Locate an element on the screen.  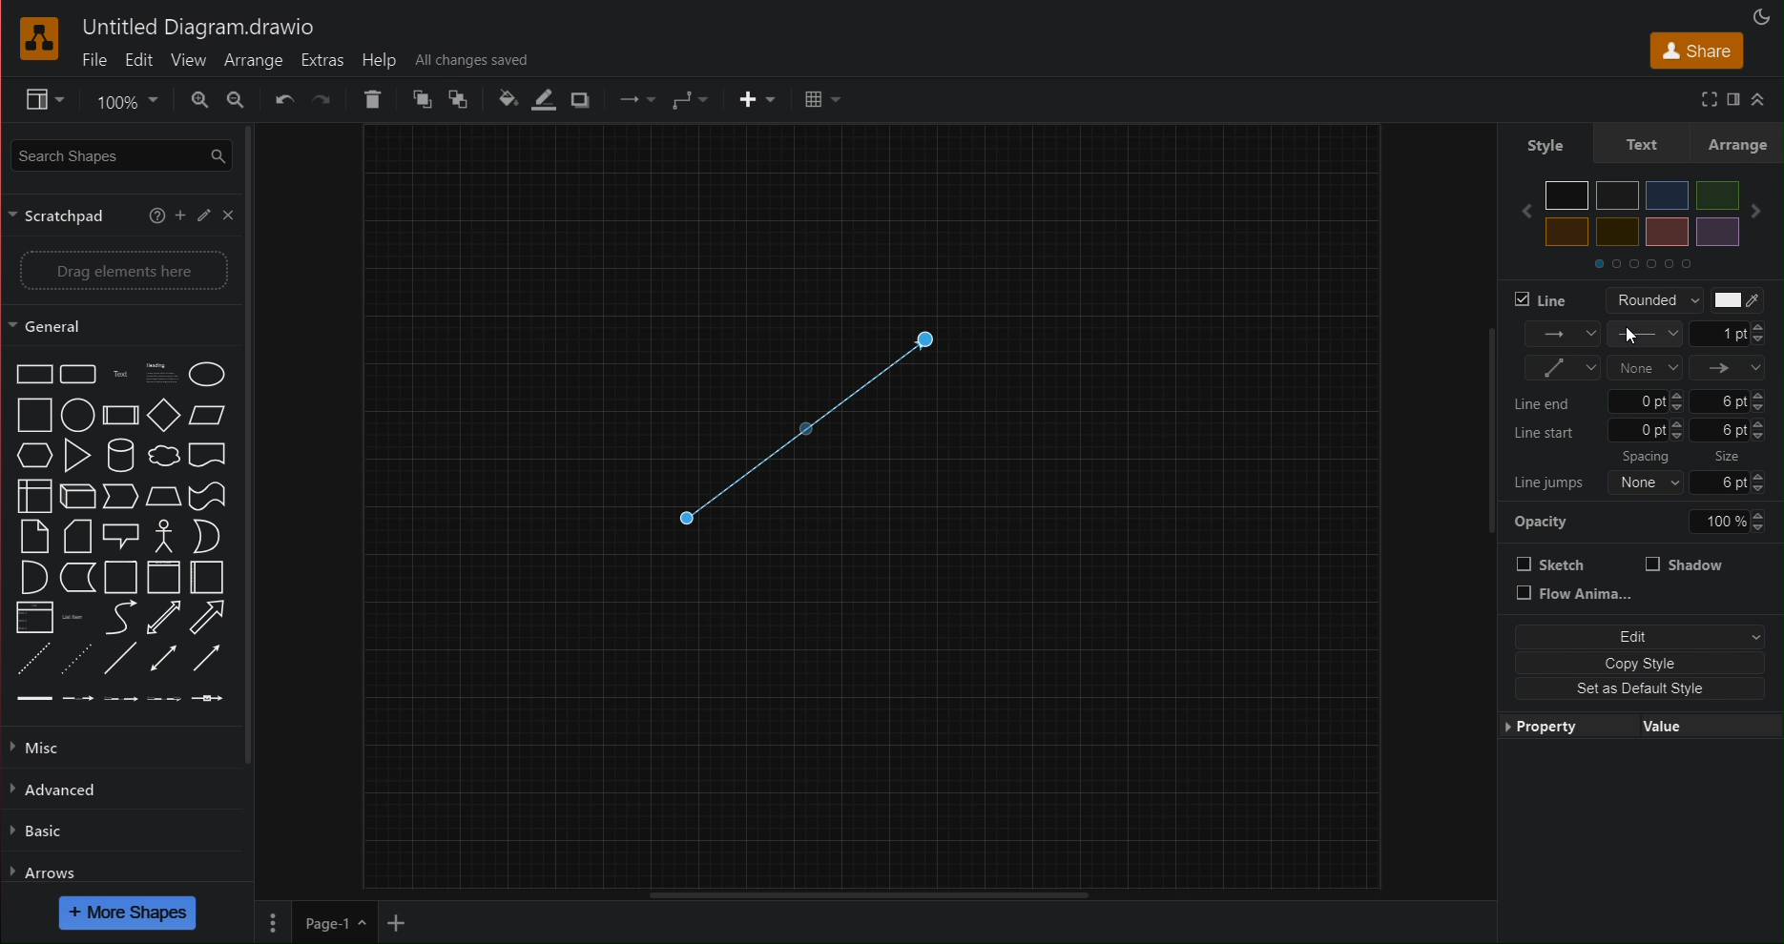
Edit is located at coordinates (1635, 637).